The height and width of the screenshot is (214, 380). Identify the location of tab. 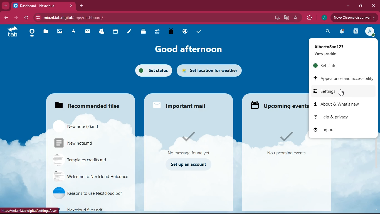
(157, 32).